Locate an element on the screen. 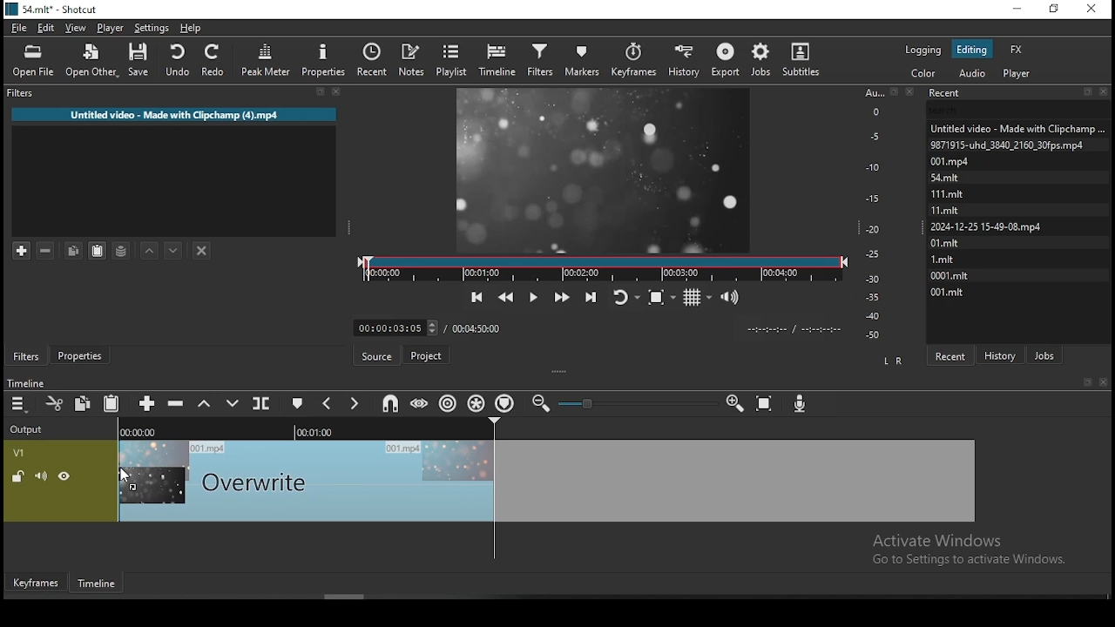 The image size is (1115, 627). cut is located at coordinates (55, 402).